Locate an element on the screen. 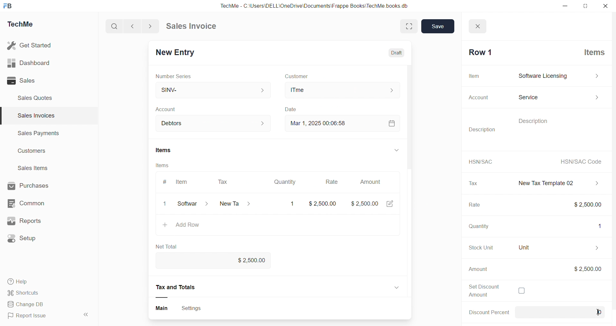  Stock Unit is located at coordinates (477, 248).